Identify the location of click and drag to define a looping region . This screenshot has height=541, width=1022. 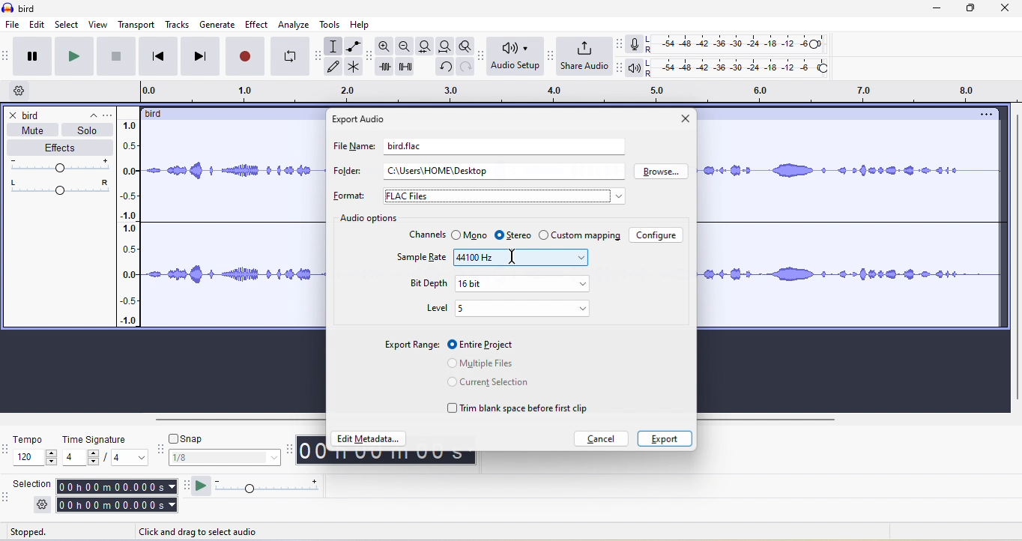
(572, 92).